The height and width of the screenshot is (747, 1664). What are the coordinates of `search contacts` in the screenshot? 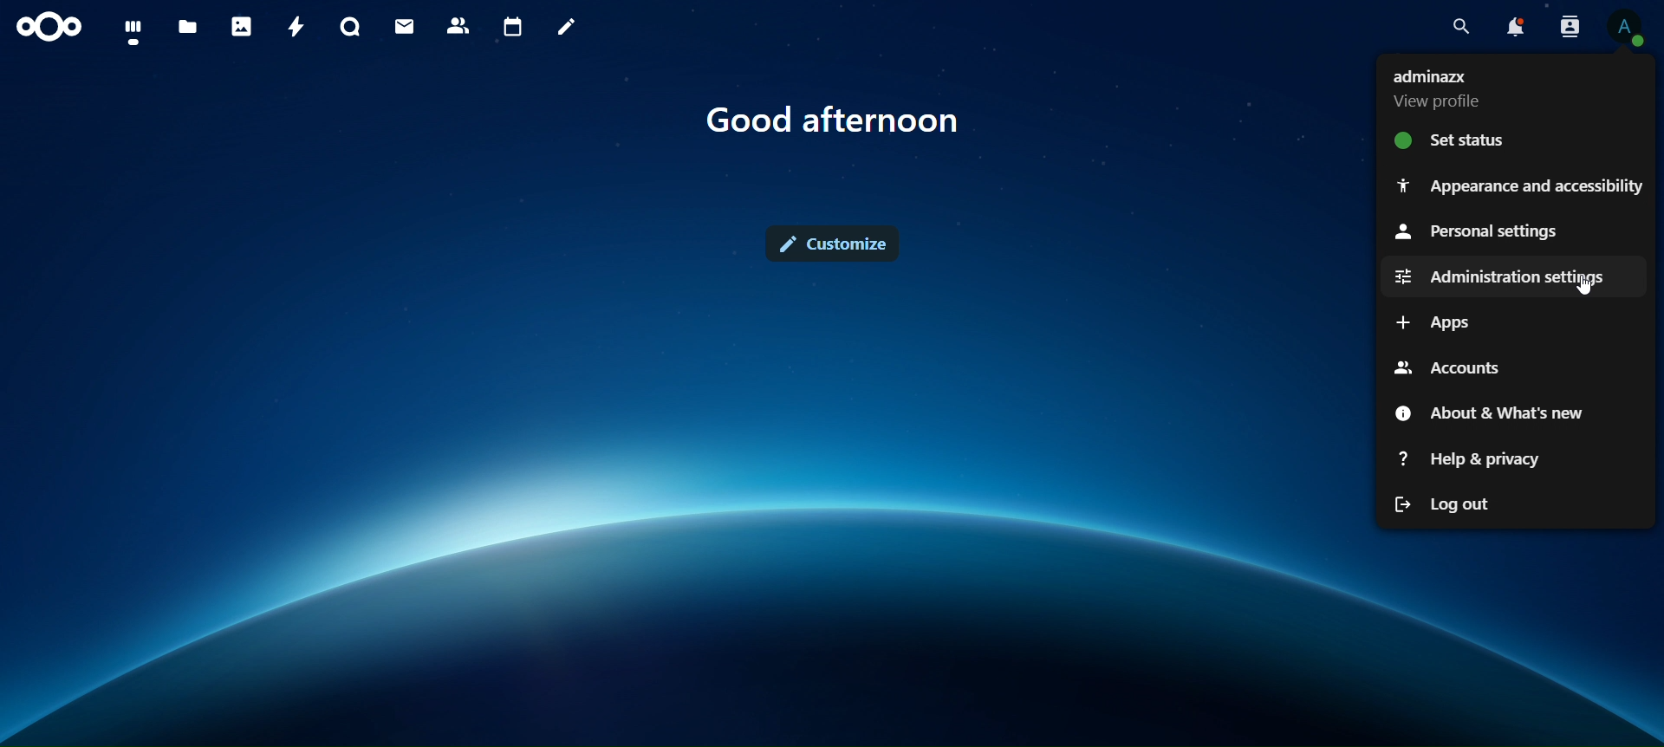 It's located at (1569, 27).